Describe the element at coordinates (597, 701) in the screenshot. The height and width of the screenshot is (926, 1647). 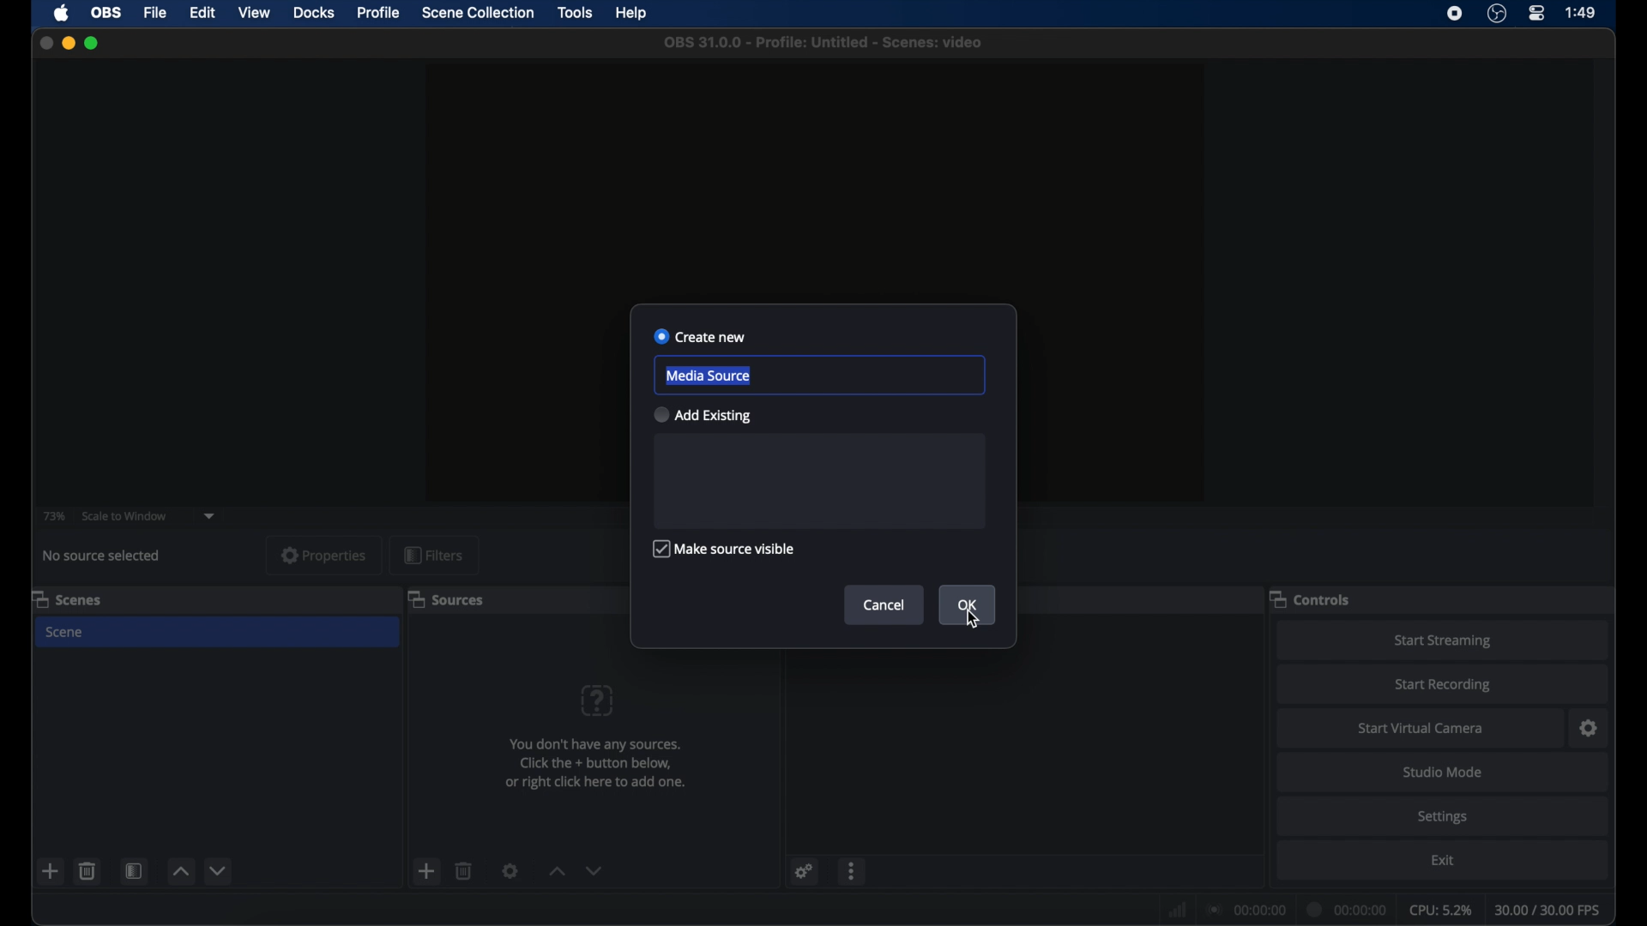
I see `icon` at that location.